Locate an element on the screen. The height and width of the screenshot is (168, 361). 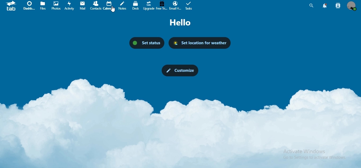
view profile is located at coordinates (352, 6).